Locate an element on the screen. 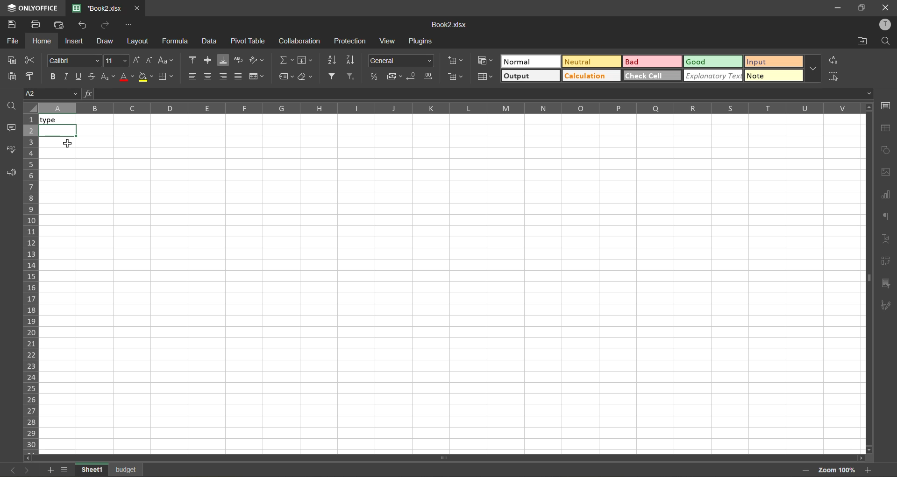 This screenshot has height=477, width=897. font style is located at coordinates (73, 61).